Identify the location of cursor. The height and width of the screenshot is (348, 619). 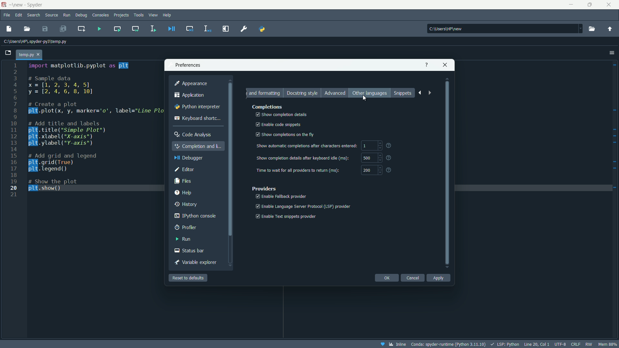
(365, 99).